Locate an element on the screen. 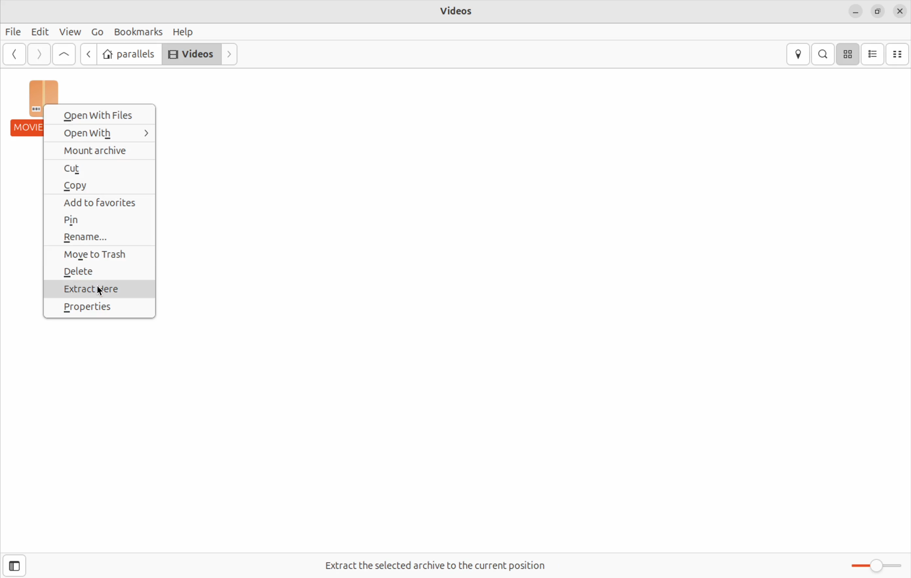 Image resolution: width=911 pixels, height=578 pixels. rename is located at coordinates (106, 238).